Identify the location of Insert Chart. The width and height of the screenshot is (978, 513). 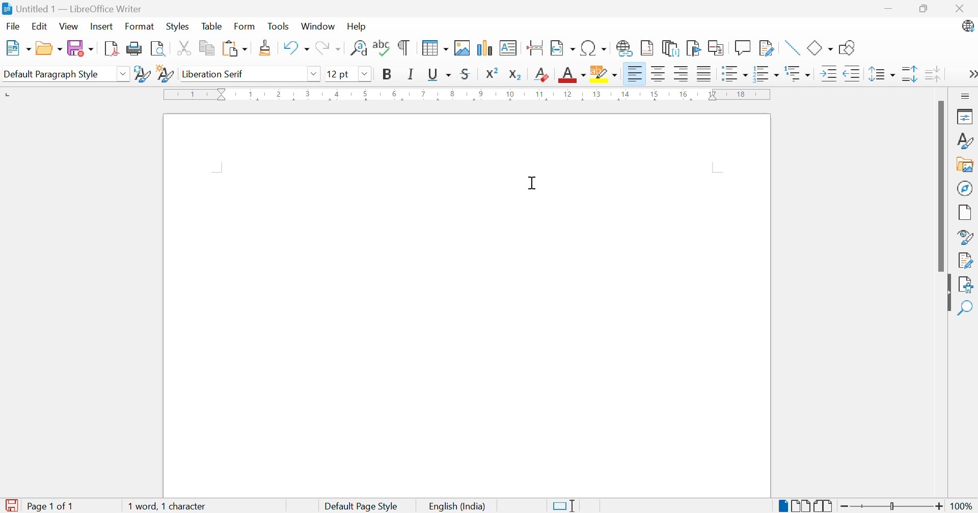
(484, 48).